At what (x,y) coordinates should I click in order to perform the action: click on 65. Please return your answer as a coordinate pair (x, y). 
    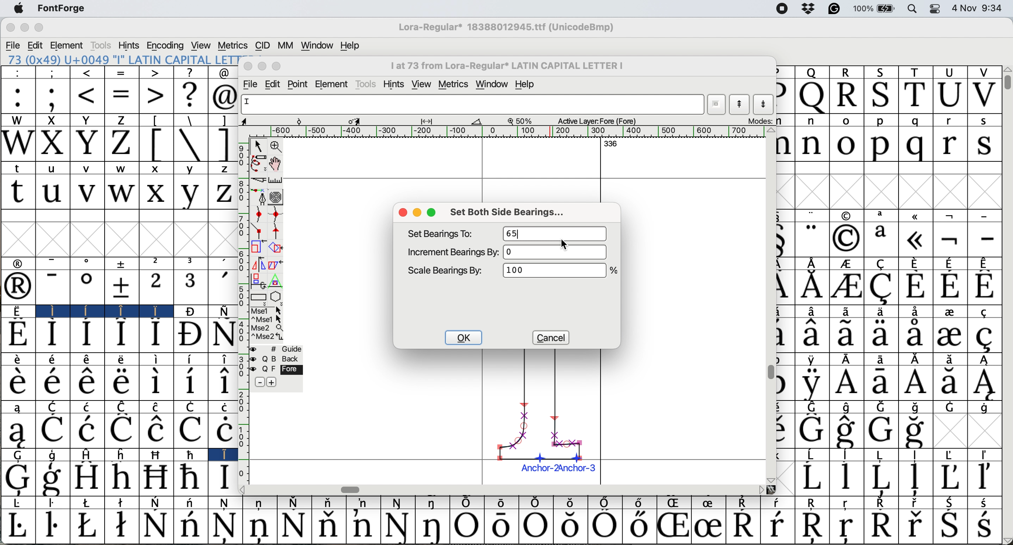
    Looking at the image, I should click on (556, 234).